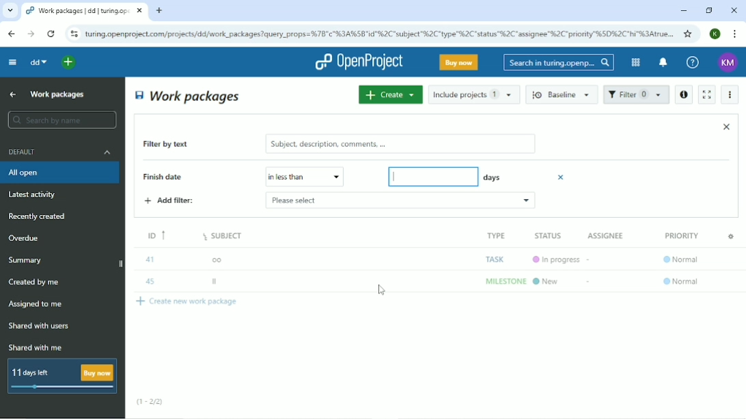  What do you see at coordinates (224, 240) in the screenshot?
I see `Subject` at bounding box center [224, 240].